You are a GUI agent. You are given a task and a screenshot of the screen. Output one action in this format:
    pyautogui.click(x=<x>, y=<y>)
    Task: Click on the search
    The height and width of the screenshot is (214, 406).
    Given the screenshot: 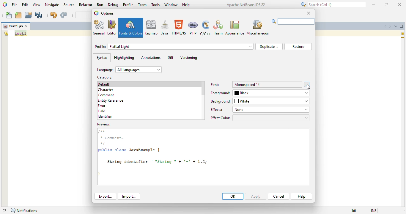 What is the action you would take?
    pyautogui.click(x=332, y=4)
    